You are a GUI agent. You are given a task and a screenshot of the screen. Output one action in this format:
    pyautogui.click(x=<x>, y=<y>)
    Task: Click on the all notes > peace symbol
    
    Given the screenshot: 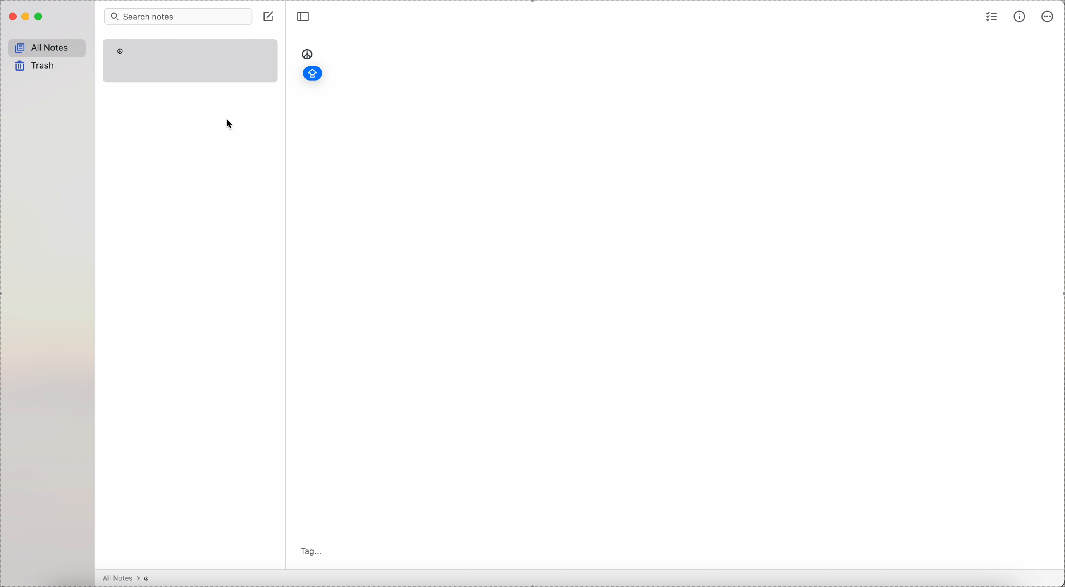 What is the action you would take?
    pyautogui.click(x=127, y=578)
    